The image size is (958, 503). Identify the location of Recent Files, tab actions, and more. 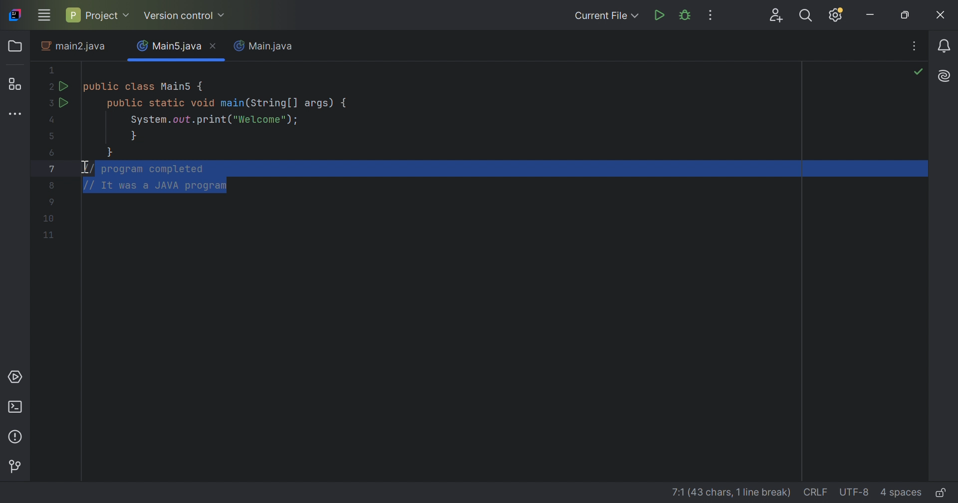
(916, 45).